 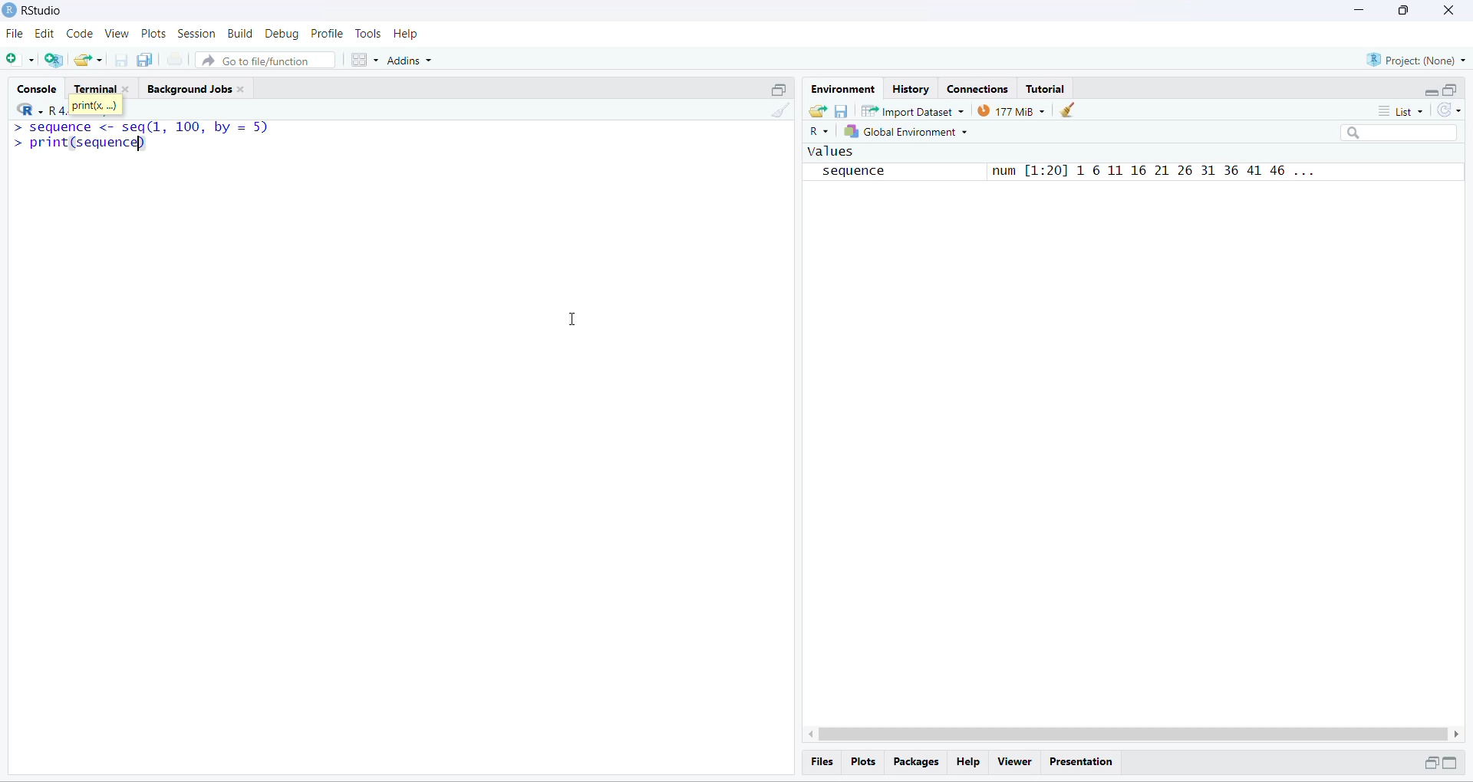 I want to click on logo, so click(x=9, y=9).